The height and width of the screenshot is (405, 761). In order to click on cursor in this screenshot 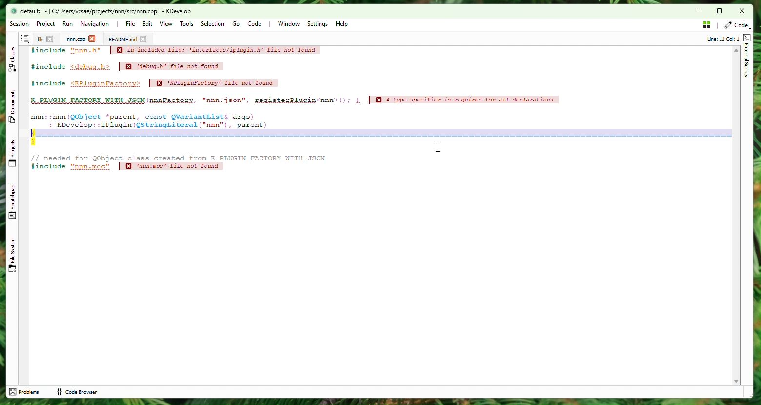, I will do `click(438, 148)`.